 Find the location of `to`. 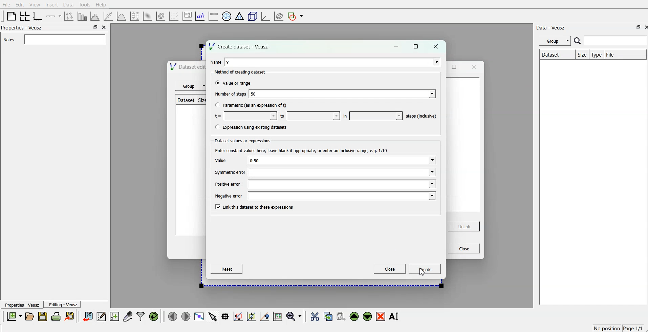

to is located at coordinates (282, 116).